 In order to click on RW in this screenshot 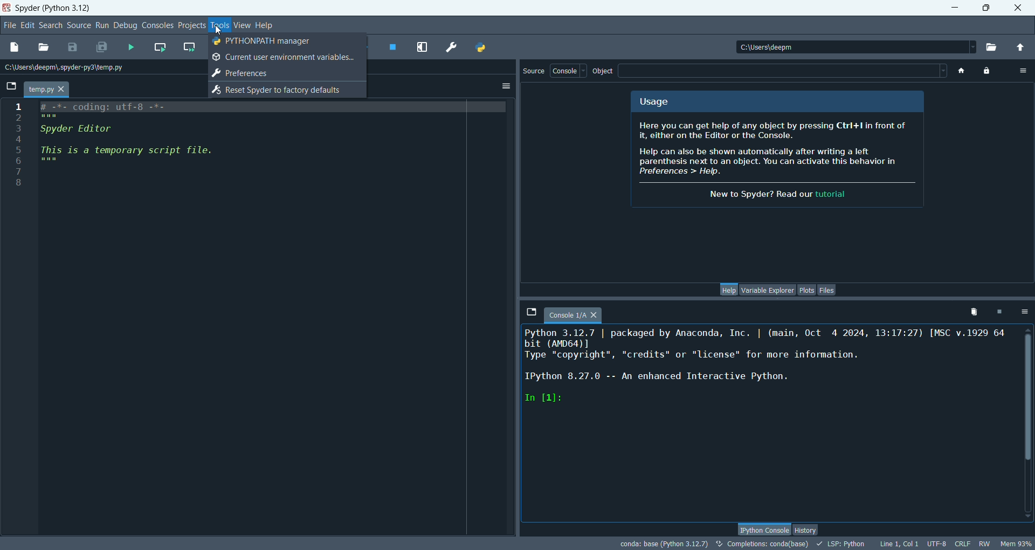, I will do `click(984, 545)`.